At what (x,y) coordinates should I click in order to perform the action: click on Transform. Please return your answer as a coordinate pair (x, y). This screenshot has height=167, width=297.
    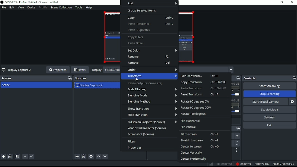
    Looking at the image, I should click on (150, 76).